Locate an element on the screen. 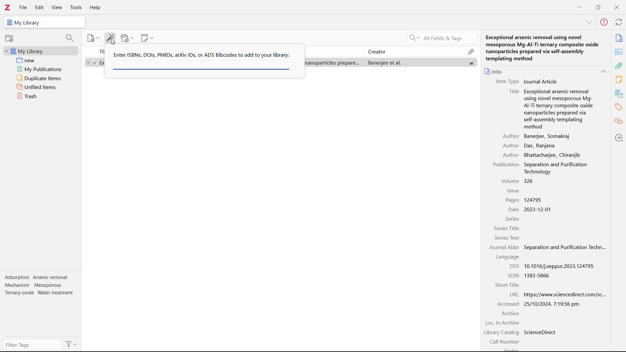 Image resolution: width=626 pixels, height=352 pixels. unfiled items is located at coordinates (41, 87).